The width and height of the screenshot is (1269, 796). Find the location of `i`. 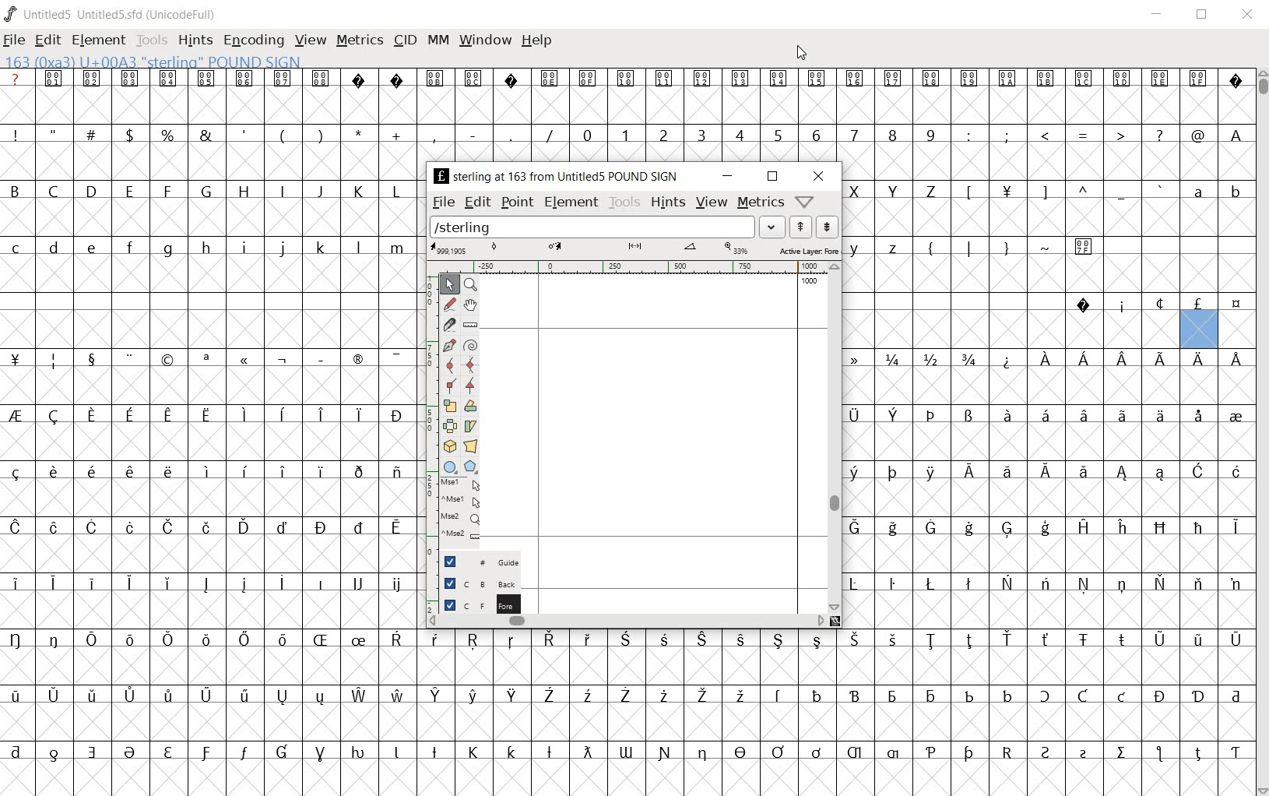

i is located at coordinates (244, 248).